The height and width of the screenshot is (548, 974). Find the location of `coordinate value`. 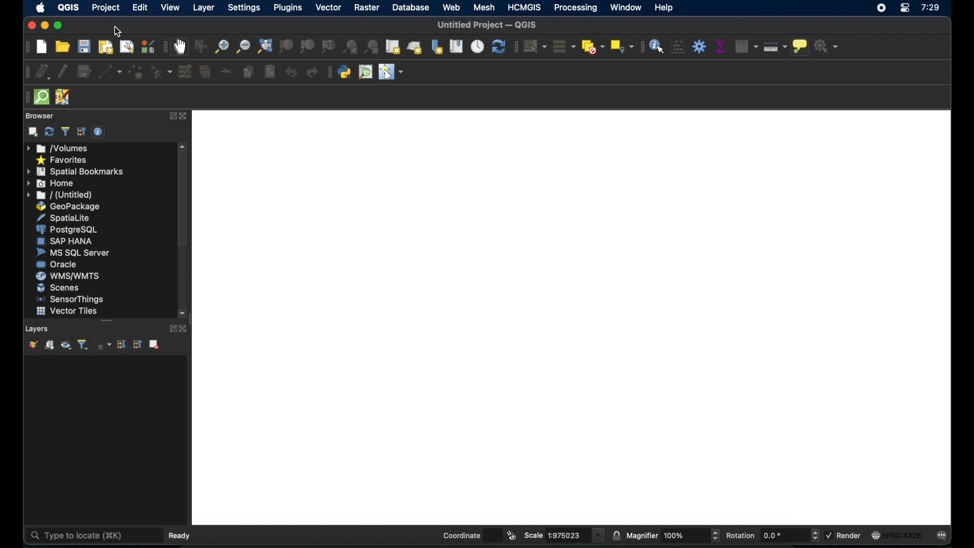

coordinate value is located at coordinates (493, 535).